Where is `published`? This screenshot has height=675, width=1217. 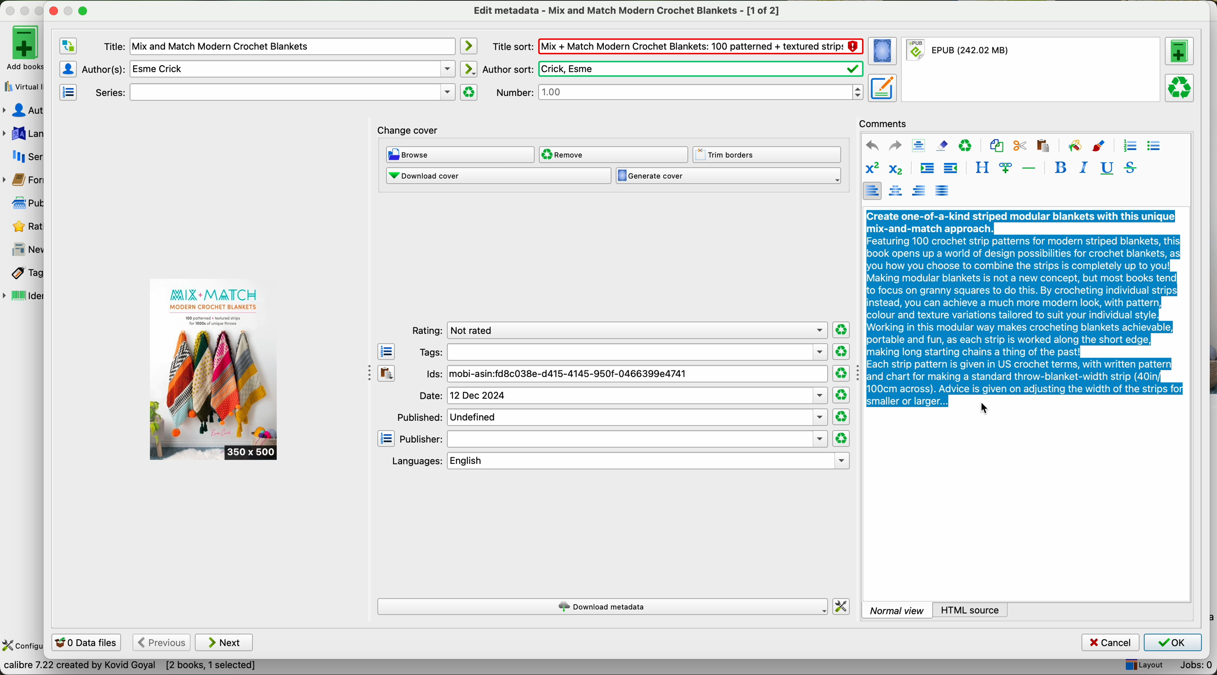 published is located at coordinates (611, 417).